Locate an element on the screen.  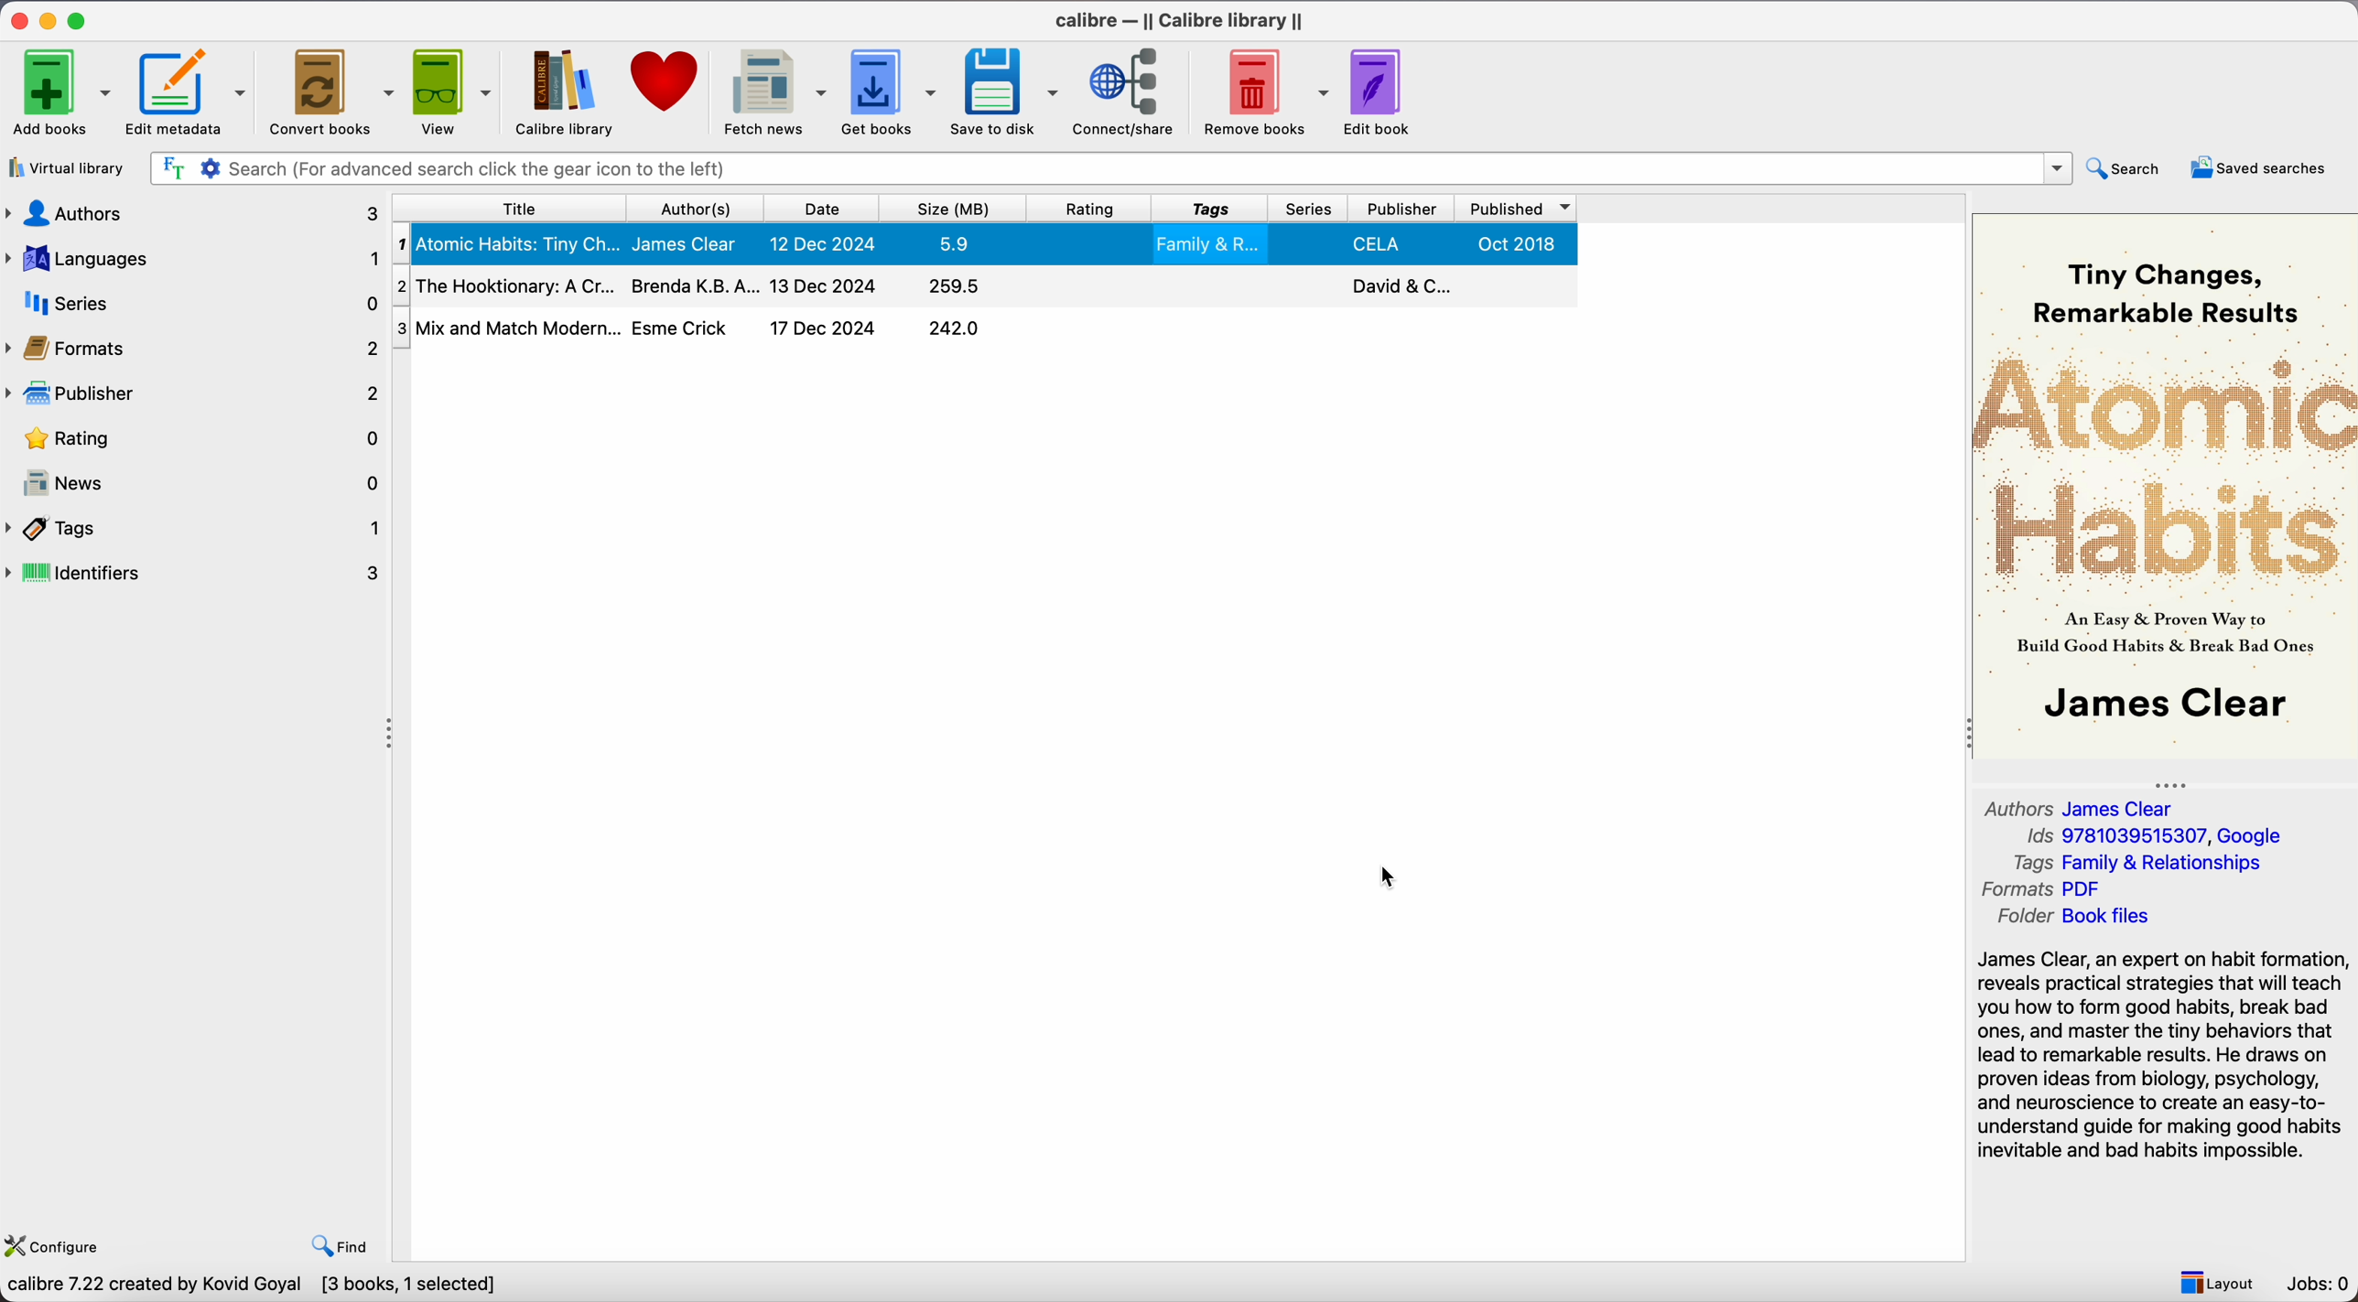
book cover preview is located at coordinates (2165, 484).